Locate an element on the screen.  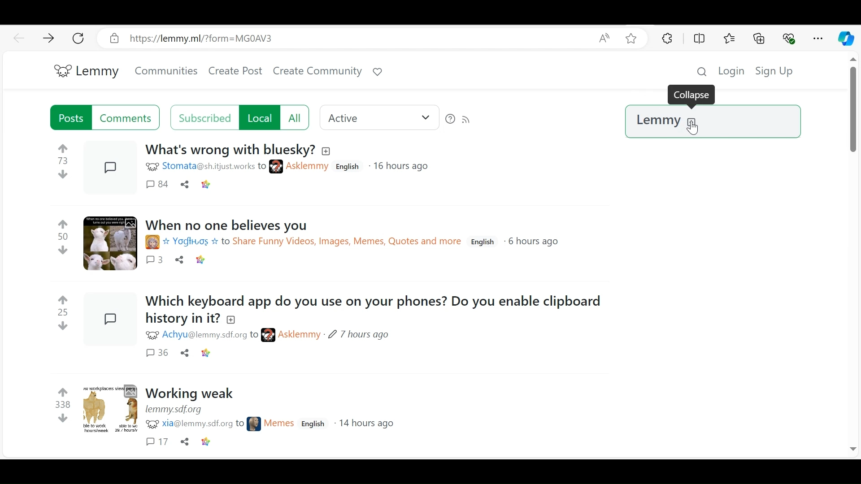
language is located at coordinates (314, 423).